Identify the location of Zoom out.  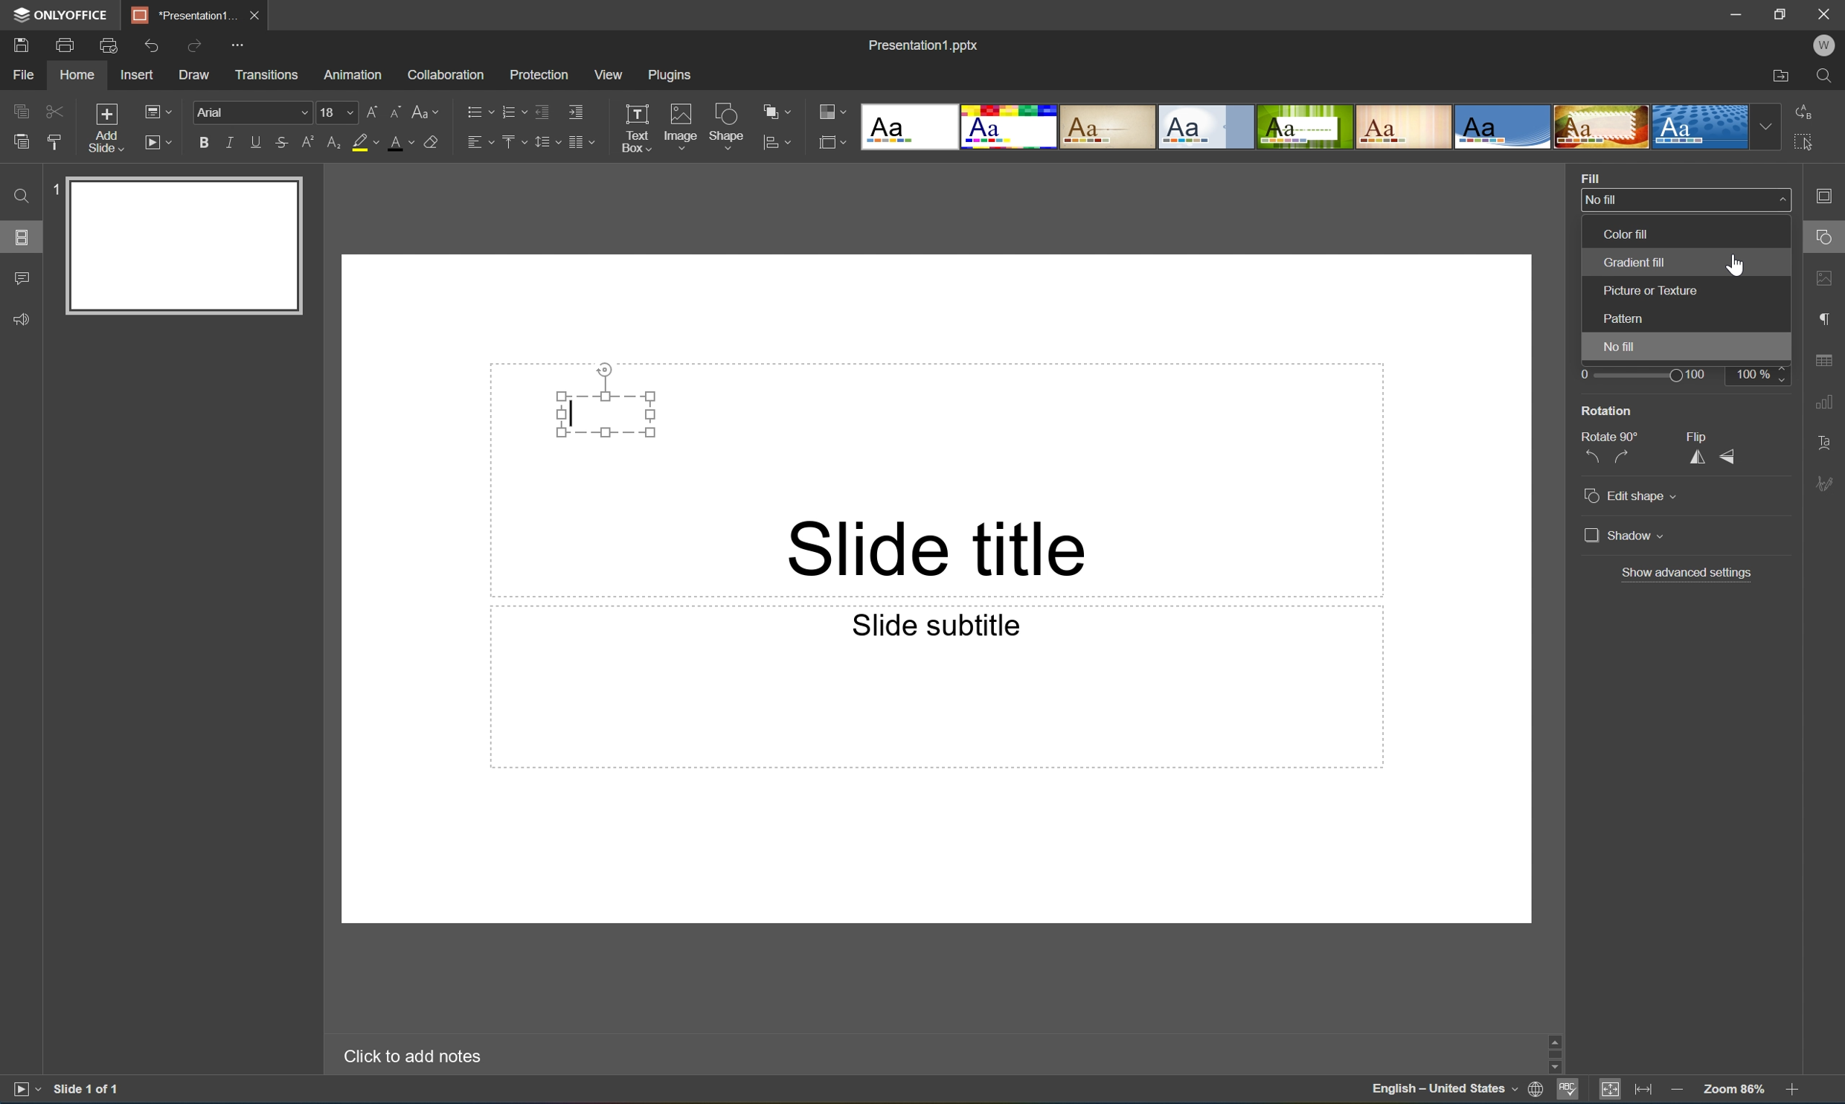
(1675, 1089).